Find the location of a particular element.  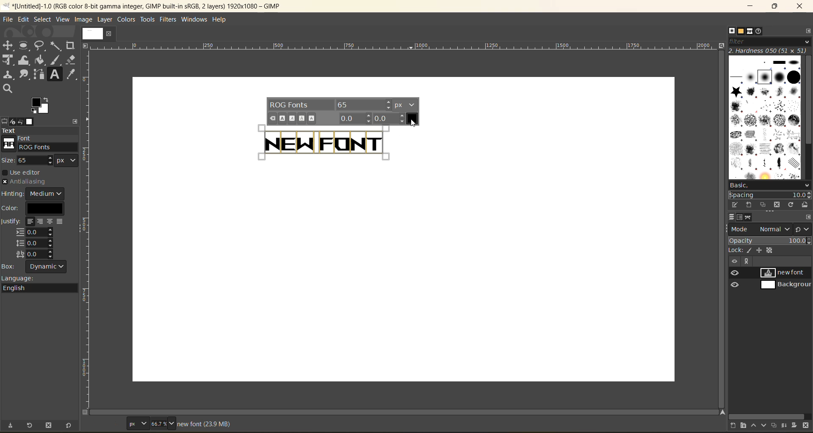

filter is located at coordinates (769, 44).